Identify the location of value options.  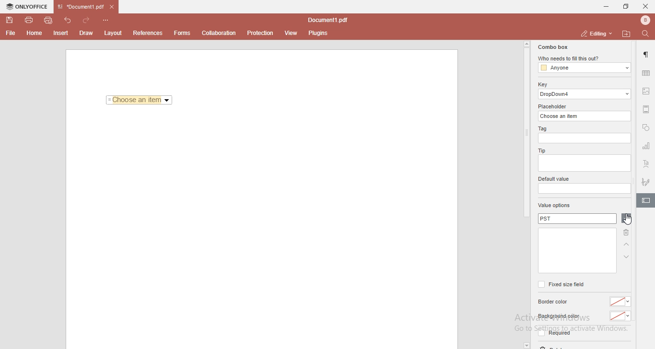
(554, 206).